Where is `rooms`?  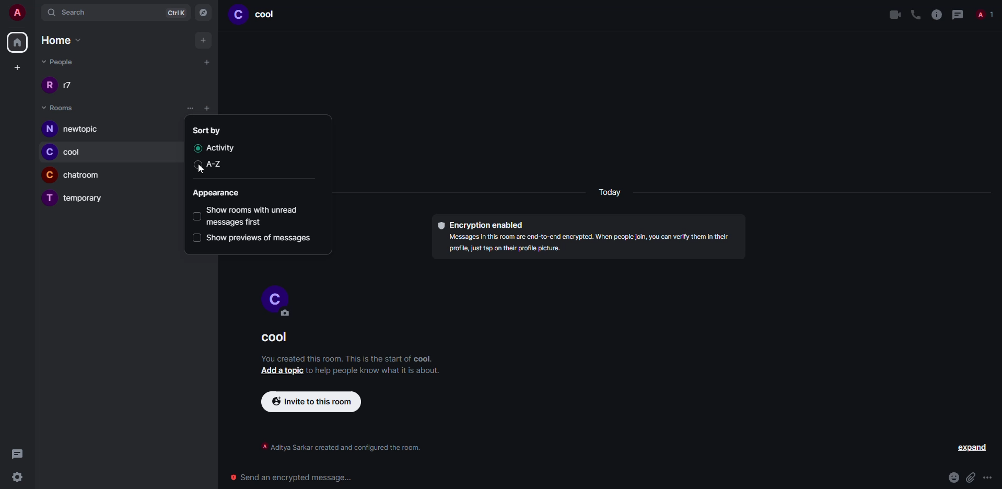
rooms is located at coordinates (59, 108).